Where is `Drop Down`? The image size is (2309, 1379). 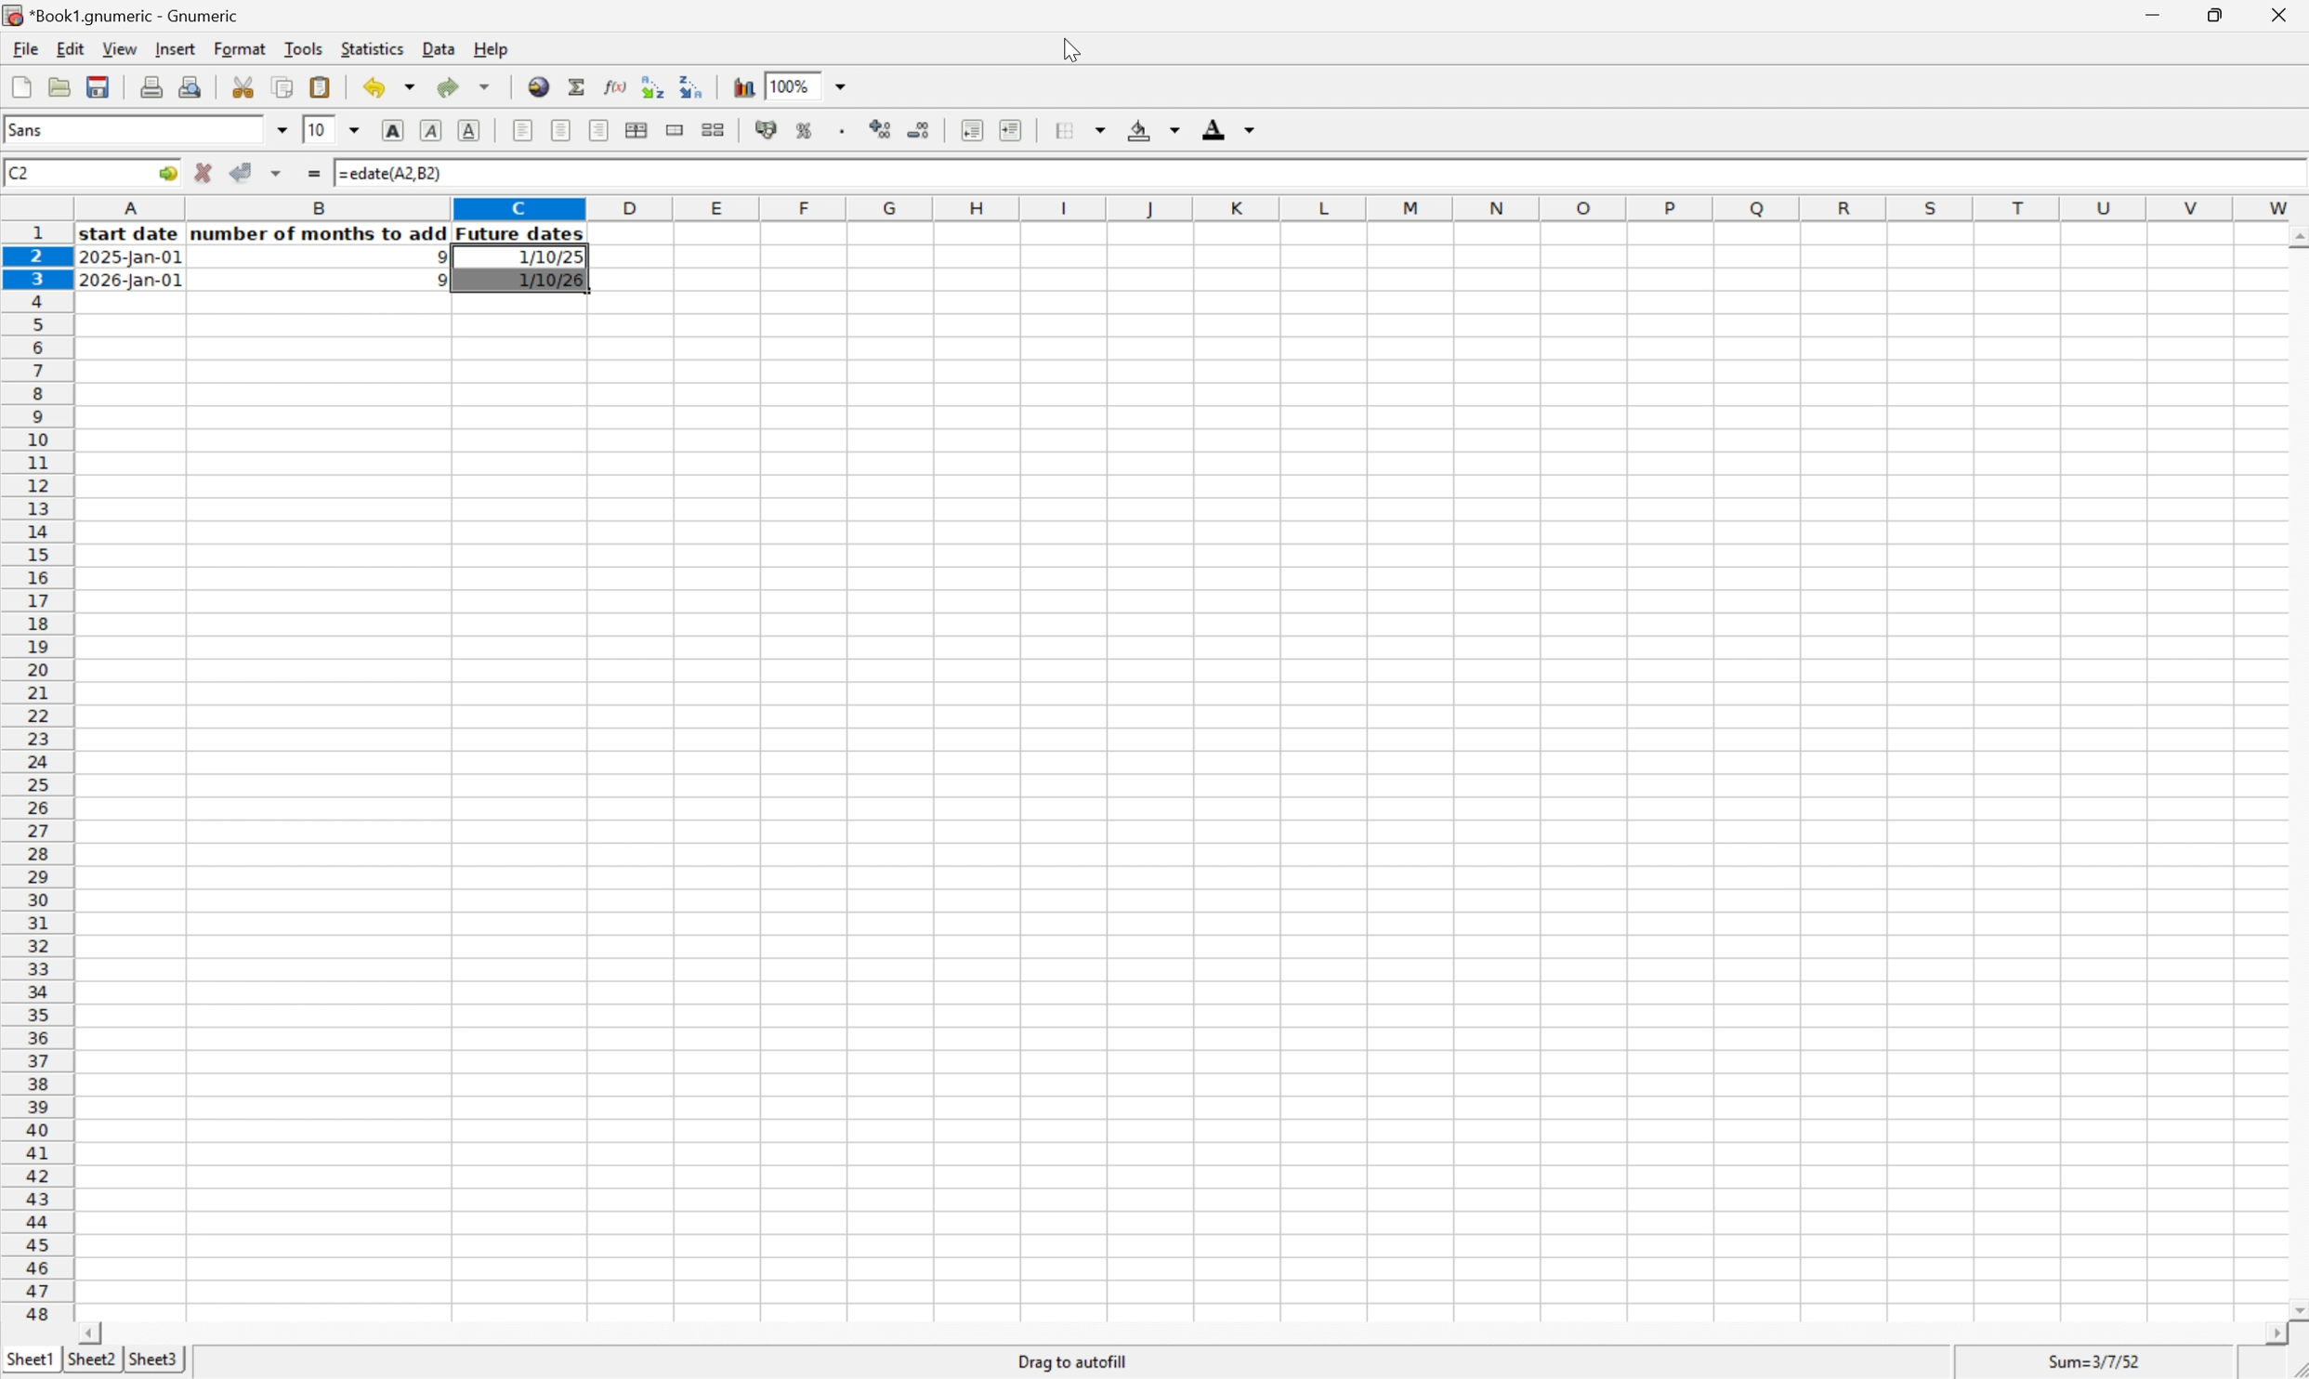 Drop Down is located at coordinates (283, 130).